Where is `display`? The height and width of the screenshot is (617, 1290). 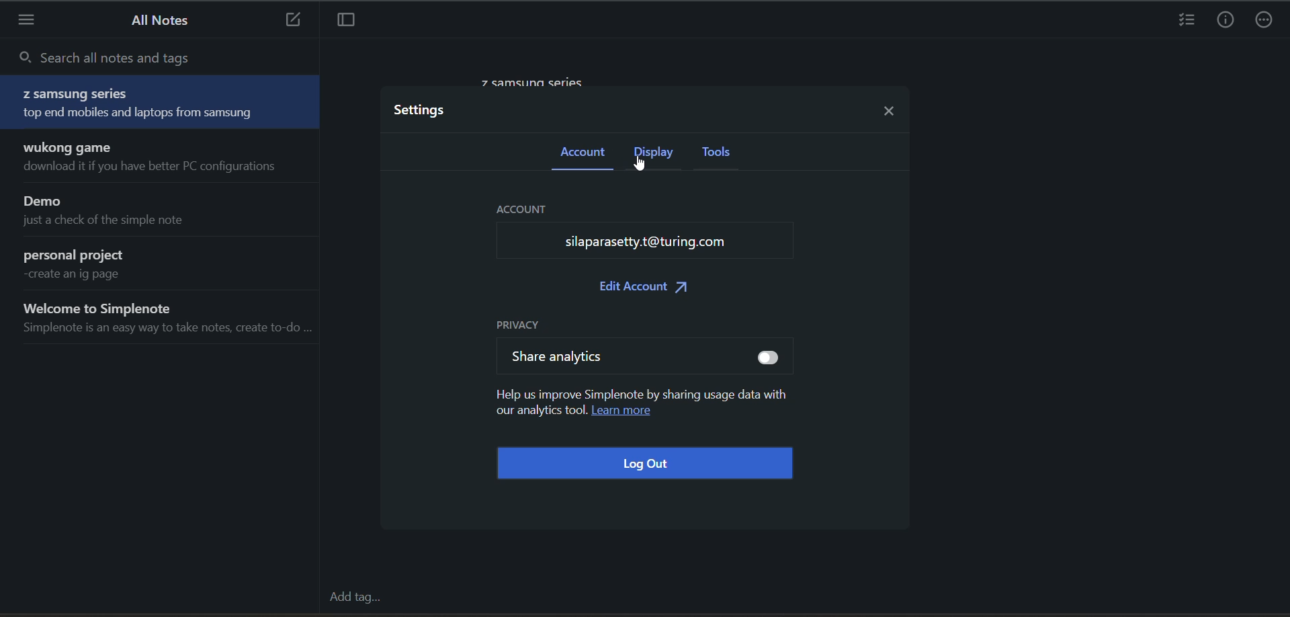
display is located at coordinates (658, 153).